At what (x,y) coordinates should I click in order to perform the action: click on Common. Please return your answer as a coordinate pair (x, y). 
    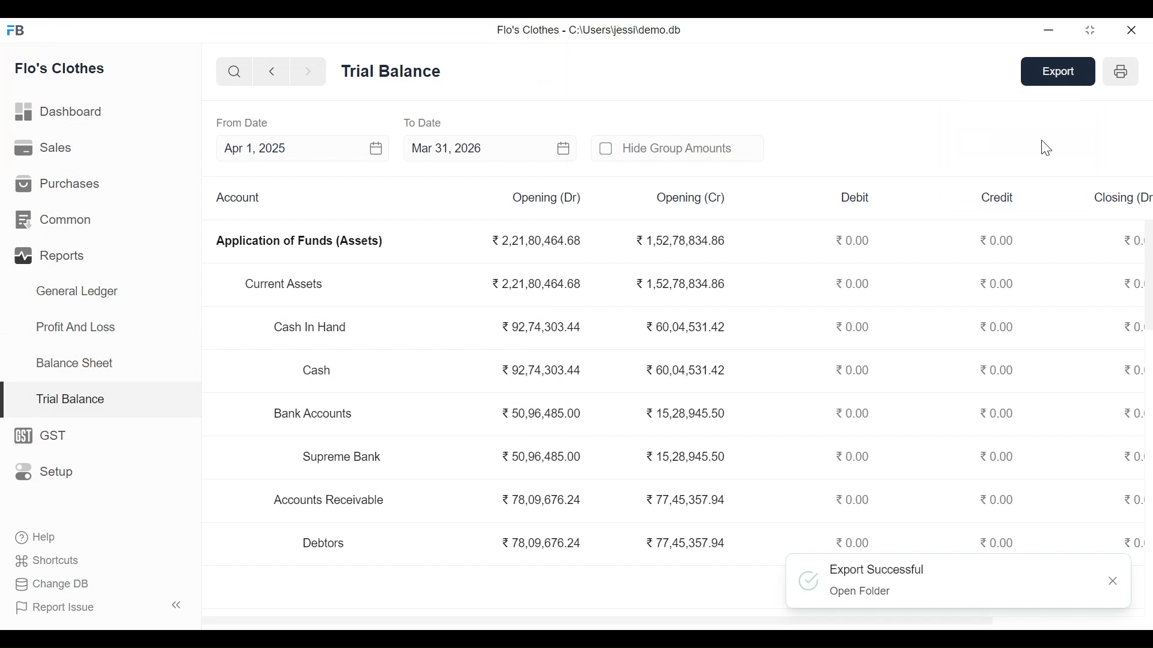
    Looking at the image, I should click on (55, 218).